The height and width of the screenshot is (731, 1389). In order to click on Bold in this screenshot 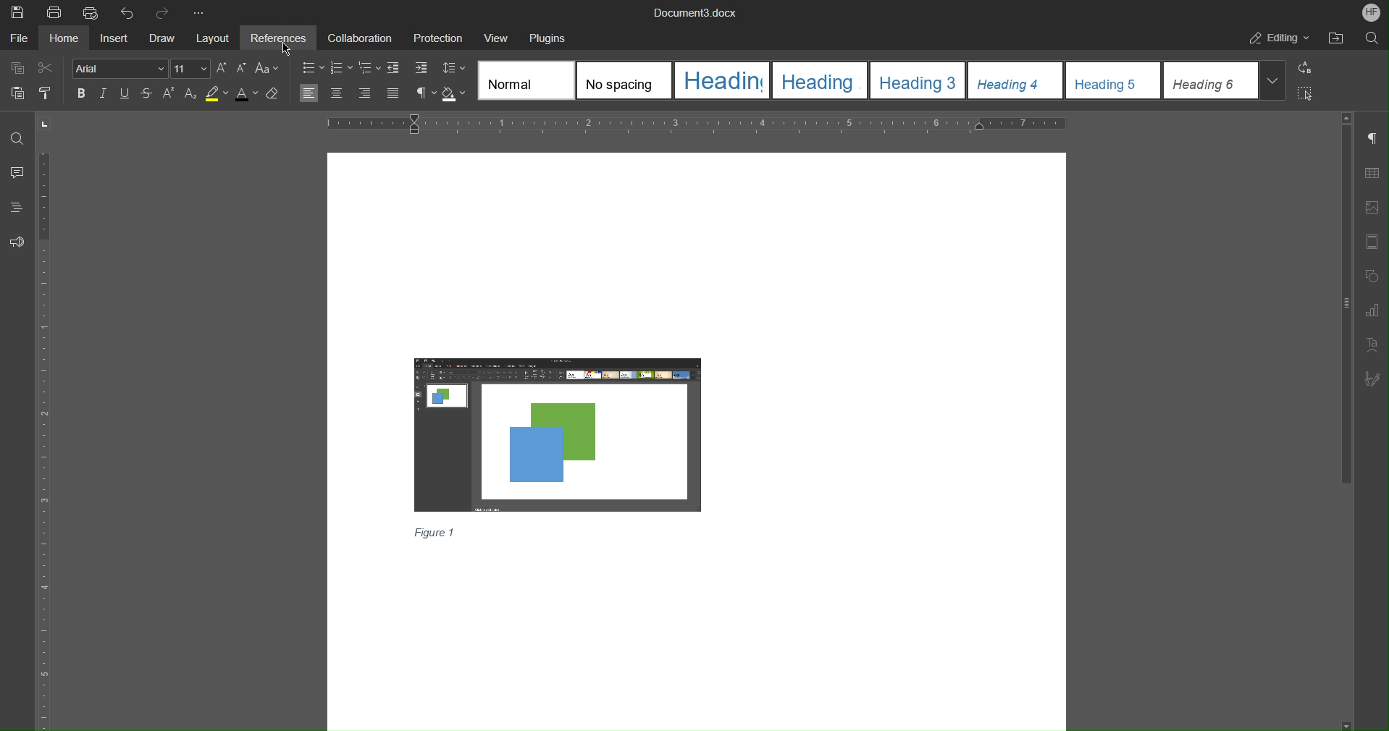, I will do `click(83, 93)`.